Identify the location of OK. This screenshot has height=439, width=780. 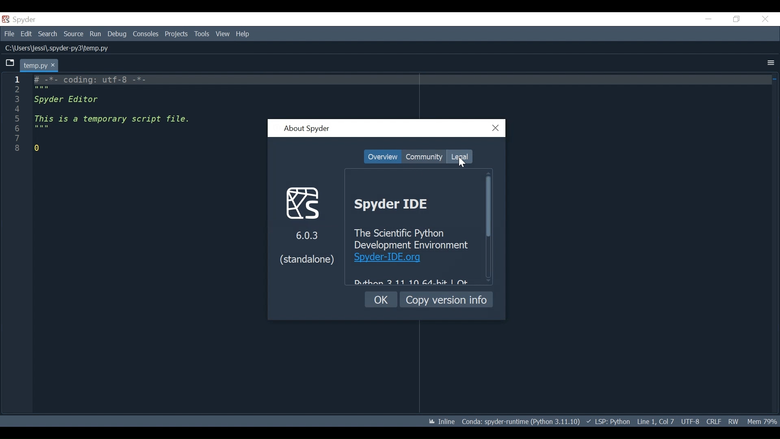
(381, 300).